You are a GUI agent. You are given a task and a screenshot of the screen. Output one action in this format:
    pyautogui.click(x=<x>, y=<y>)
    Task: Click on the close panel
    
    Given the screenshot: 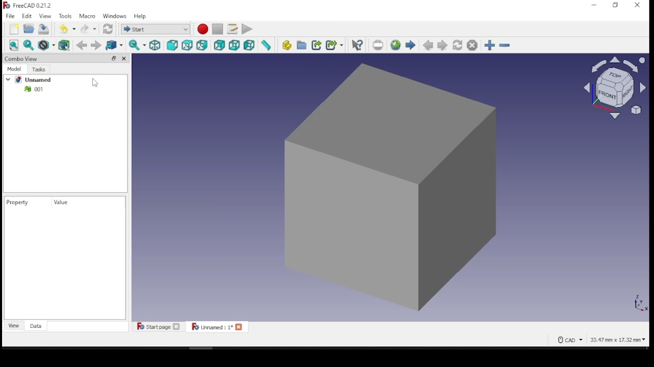 What is the action you would take?
    pyautogui.click(x=125, y=59)
    